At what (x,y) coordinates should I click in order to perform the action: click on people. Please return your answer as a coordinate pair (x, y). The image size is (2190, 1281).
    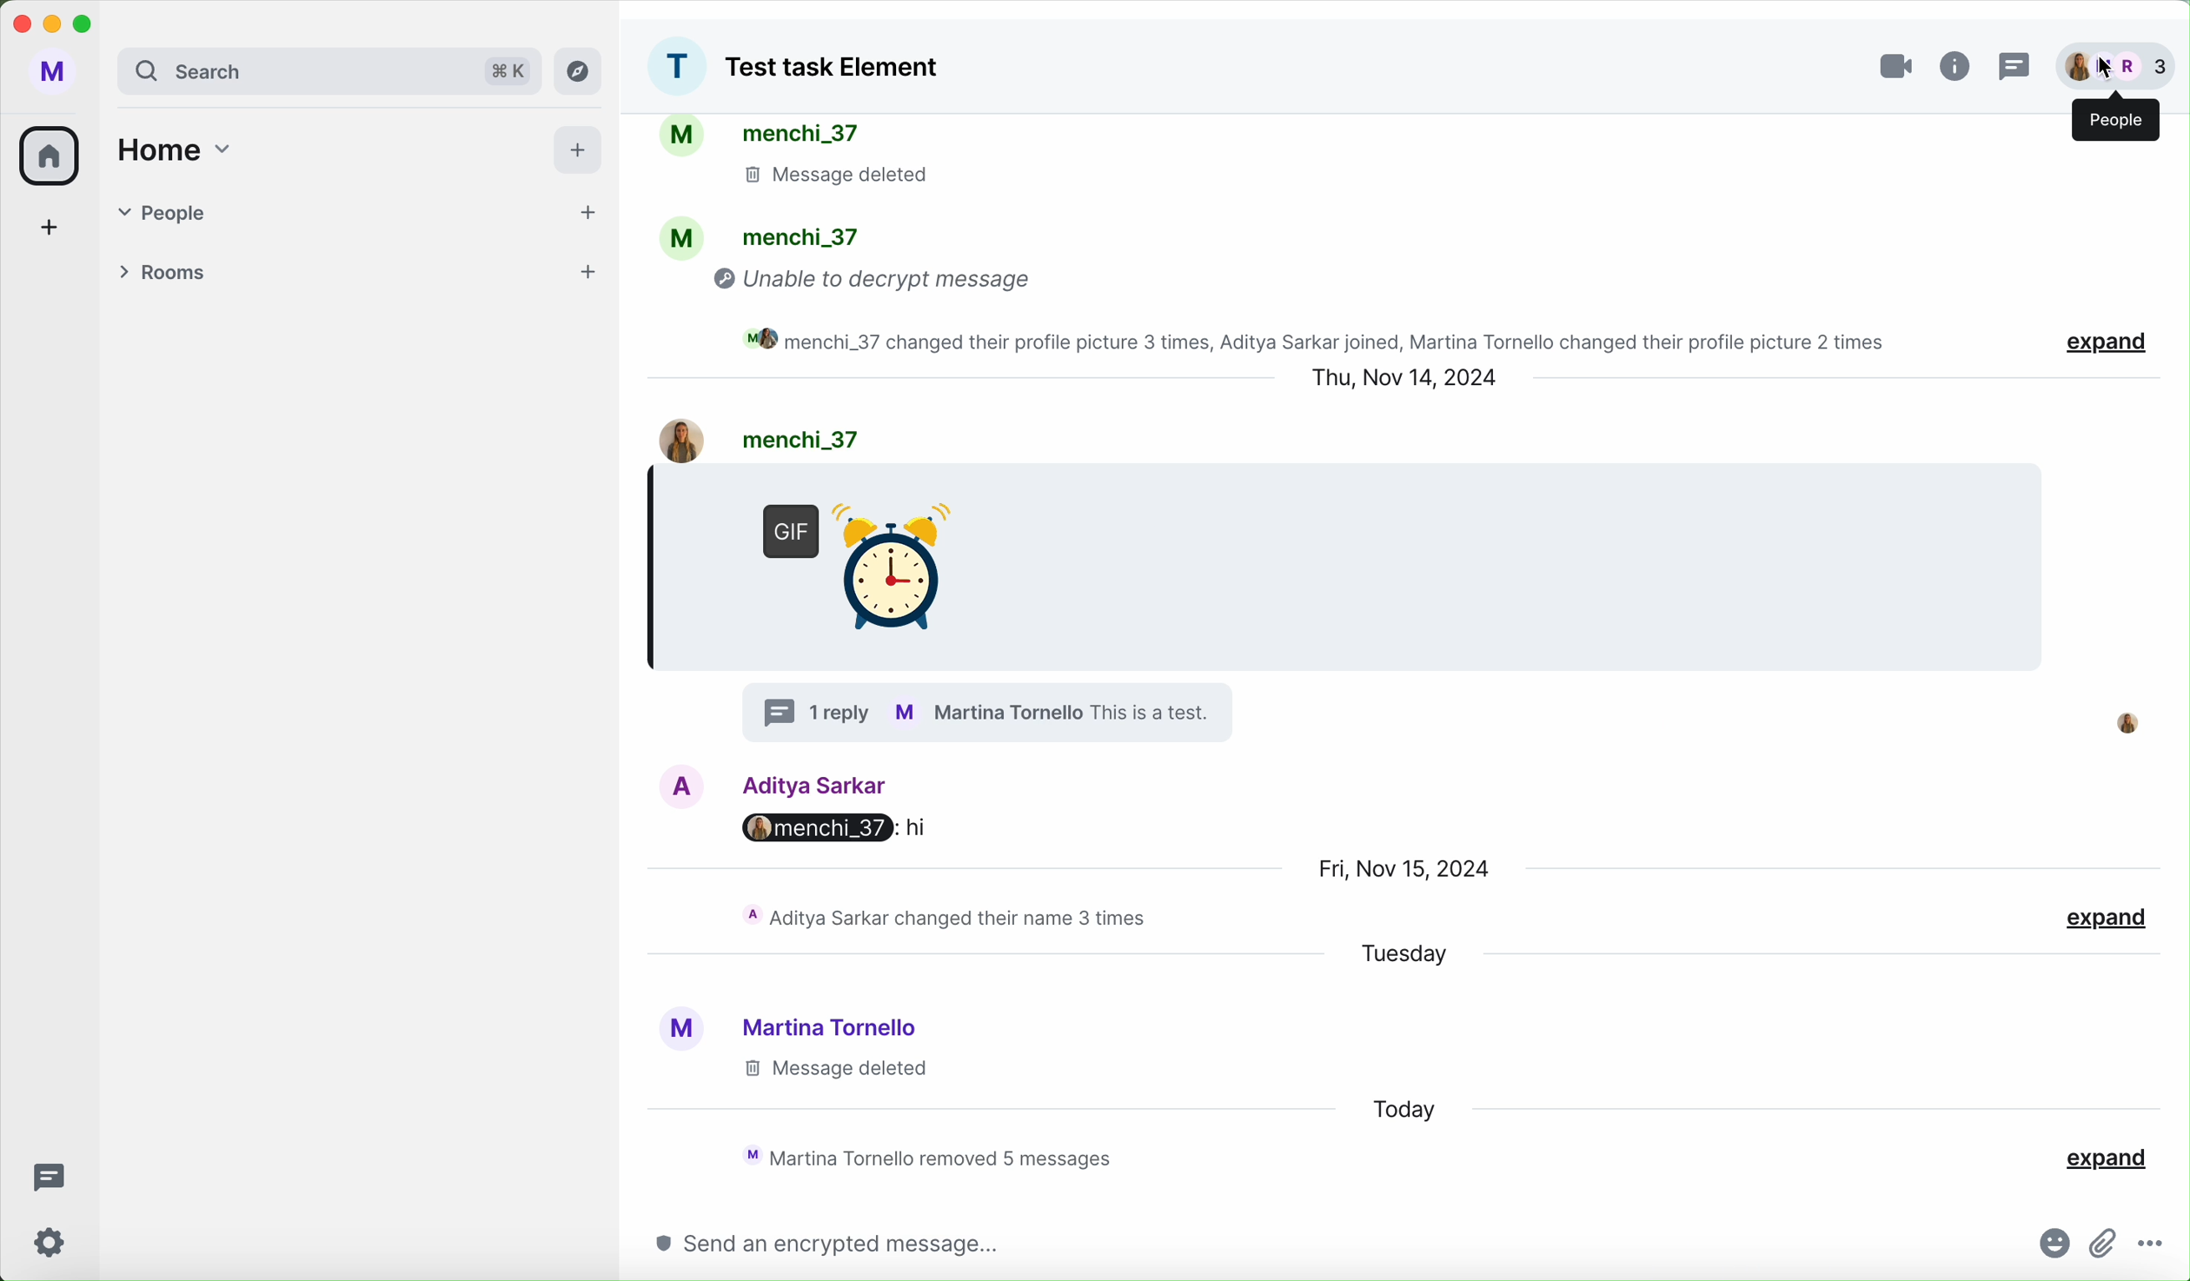
    Looking at the image, I should click on (2119, 67).